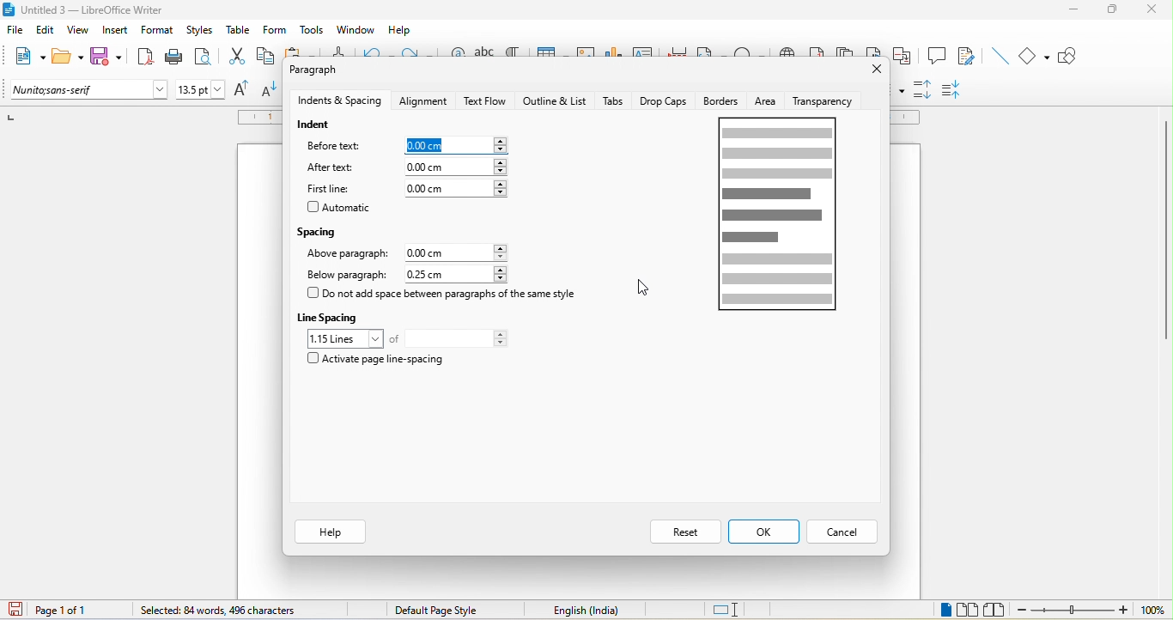  Describe the element at coordinates (348, 277) in the screenshot. I see `below paragraph` at that location.